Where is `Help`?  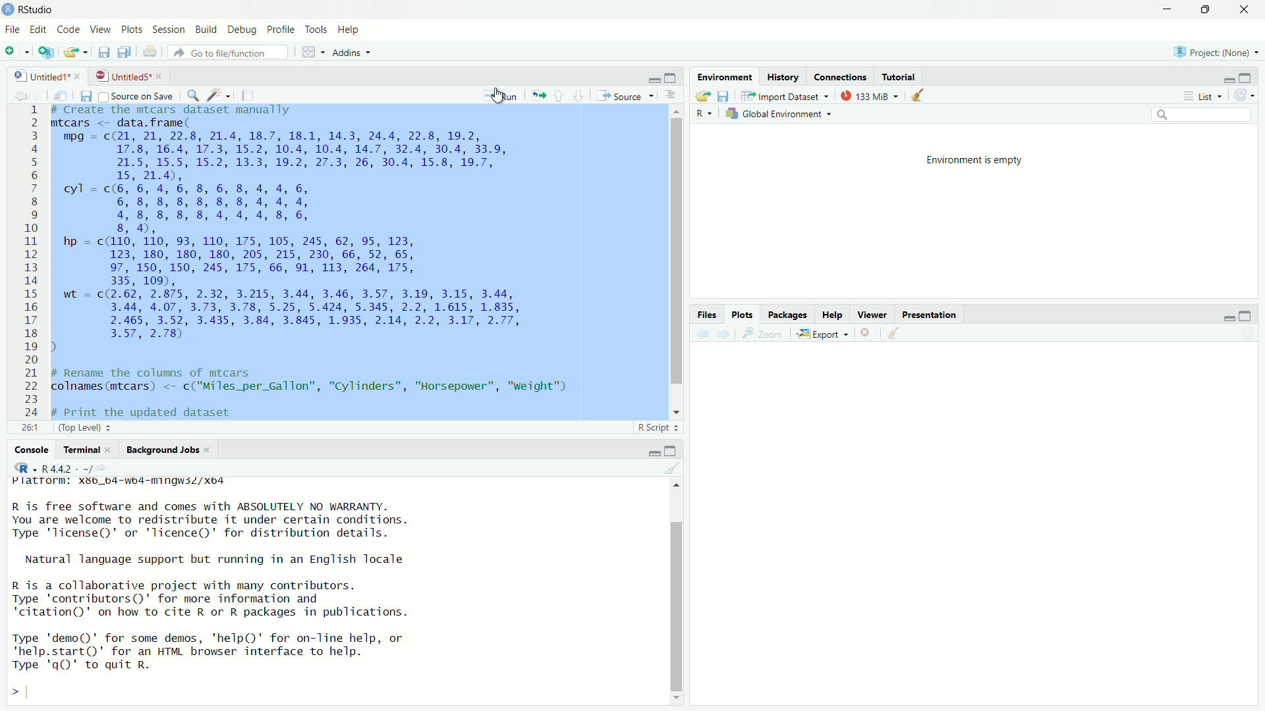 Help is located at coordinates (350, 31).